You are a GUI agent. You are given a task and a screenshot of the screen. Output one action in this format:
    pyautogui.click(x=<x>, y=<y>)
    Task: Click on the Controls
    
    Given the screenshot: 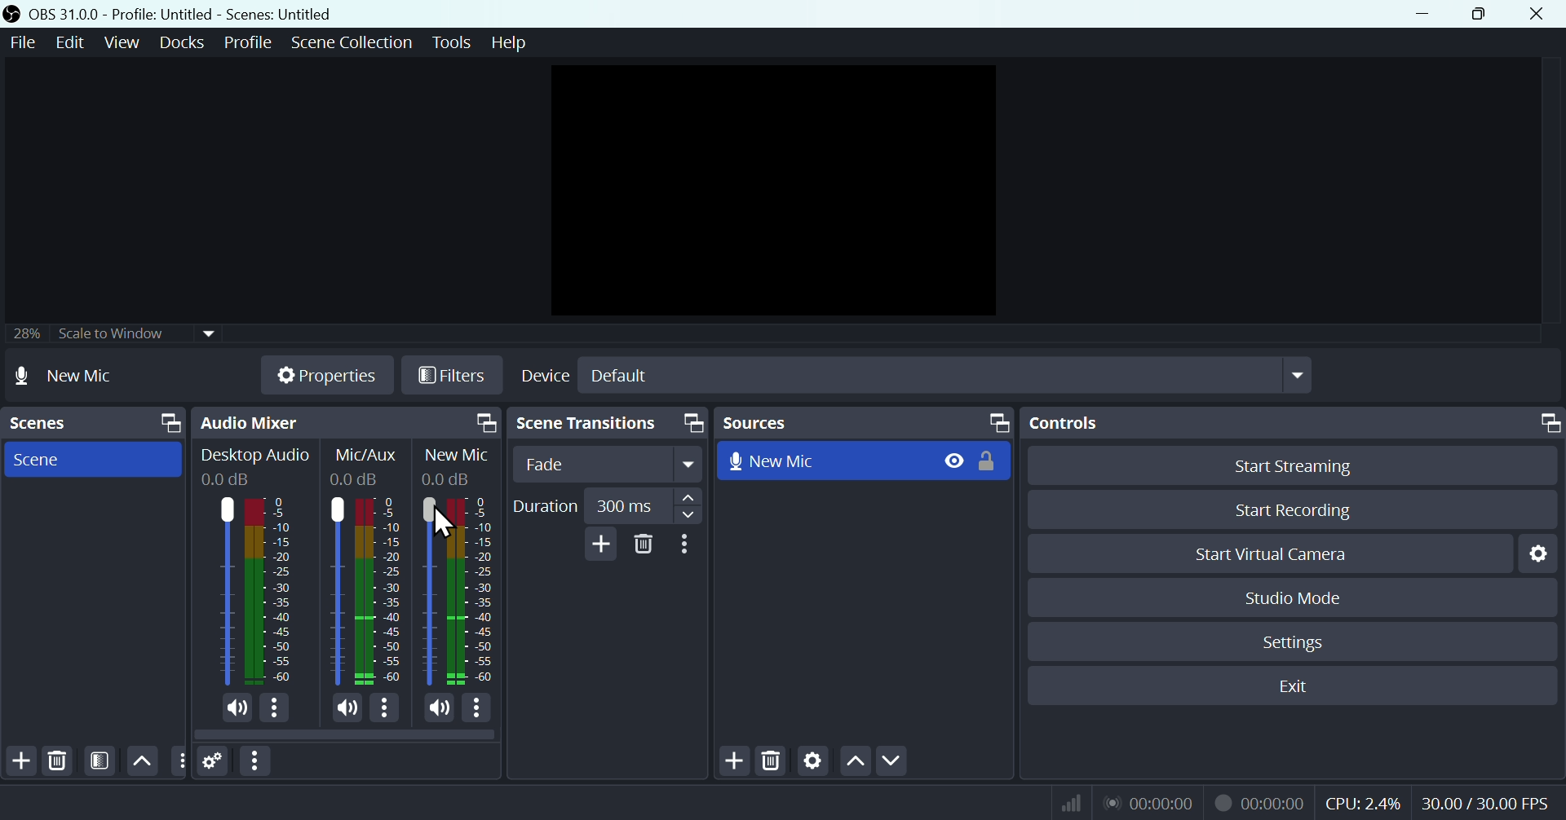 What is the action you would take?
    pyautogui.click(x=1296, y=423)
    